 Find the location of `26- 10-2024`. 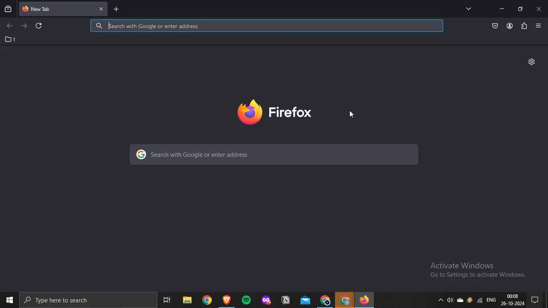

26- 10-2024 is located at coordinates (513, 304).